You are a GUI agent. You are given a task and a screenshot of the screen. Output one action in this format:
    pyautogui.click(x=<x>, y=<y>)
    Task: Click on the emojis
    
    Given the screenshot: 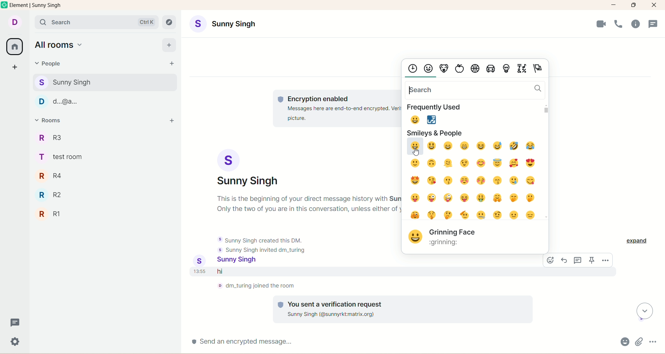 What is the action you would take?
    pyautogui.click(x=625, y=342)
    